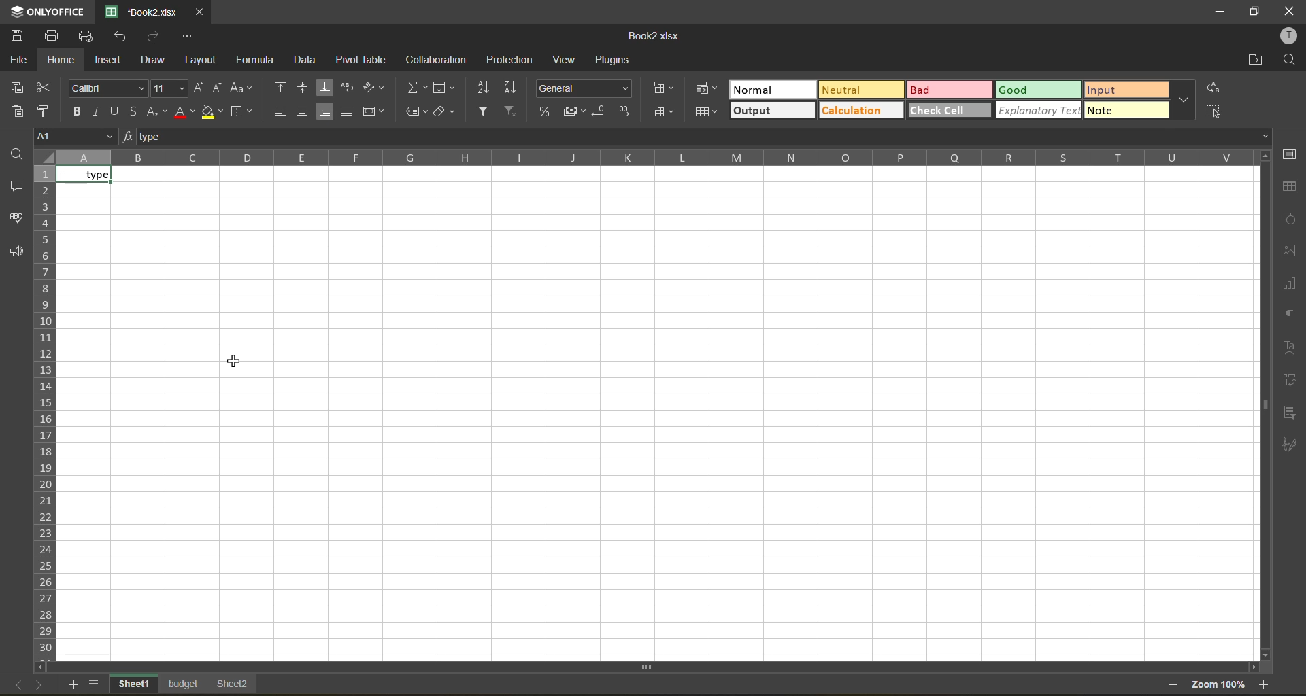  I want to click on borders, so click(241, 111).